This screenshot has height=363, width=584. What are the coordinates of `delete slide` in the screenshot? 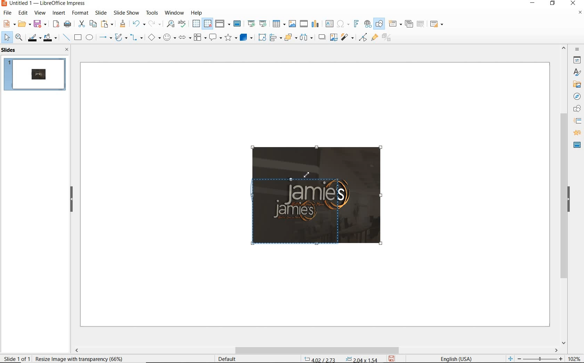 It's located at (421, 24).